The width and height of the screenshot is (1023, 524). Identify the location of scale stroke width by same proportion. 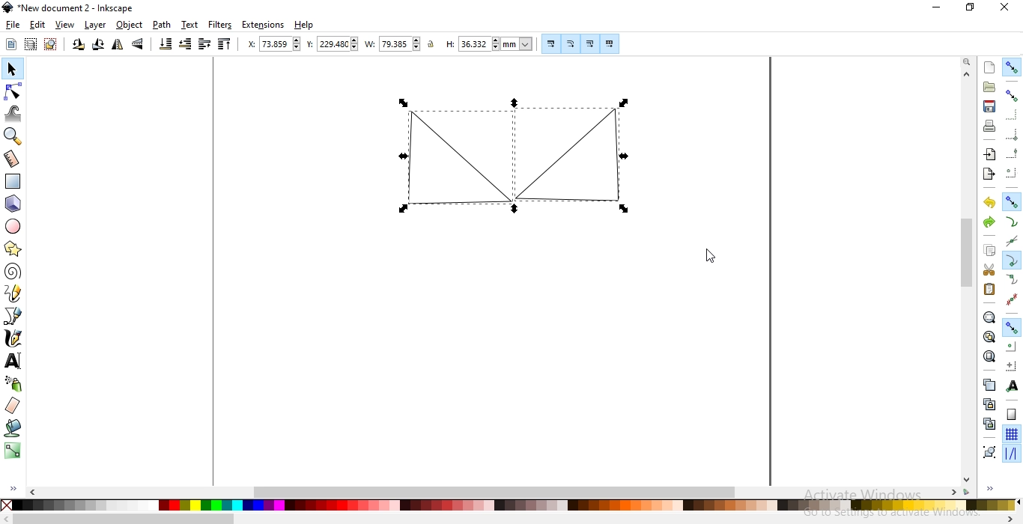
(549, 43).